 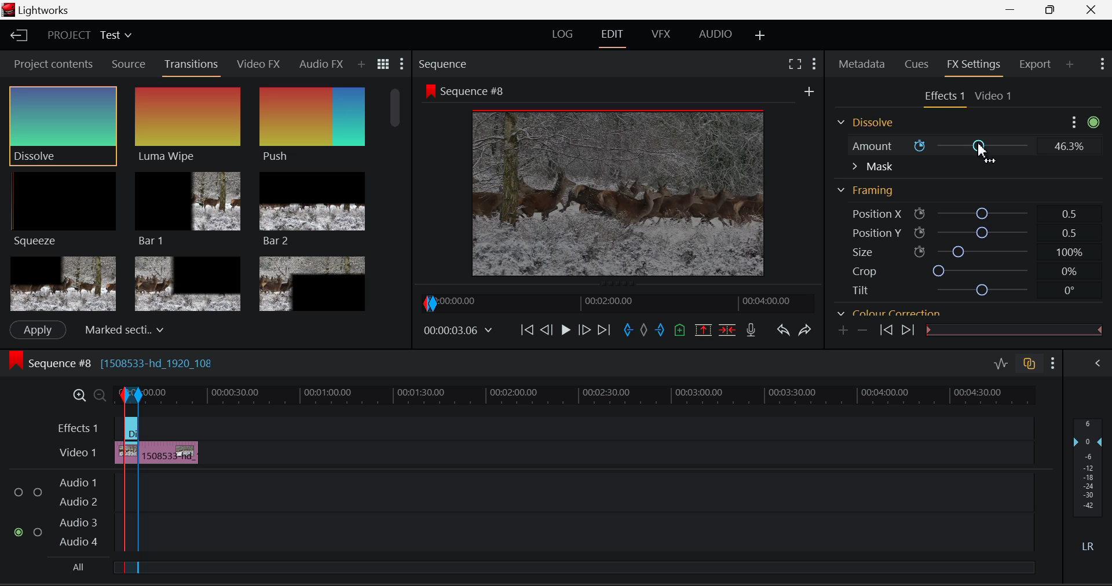 I want to click on Sequence #8 Preview Screen, so click(x=616, y=181).